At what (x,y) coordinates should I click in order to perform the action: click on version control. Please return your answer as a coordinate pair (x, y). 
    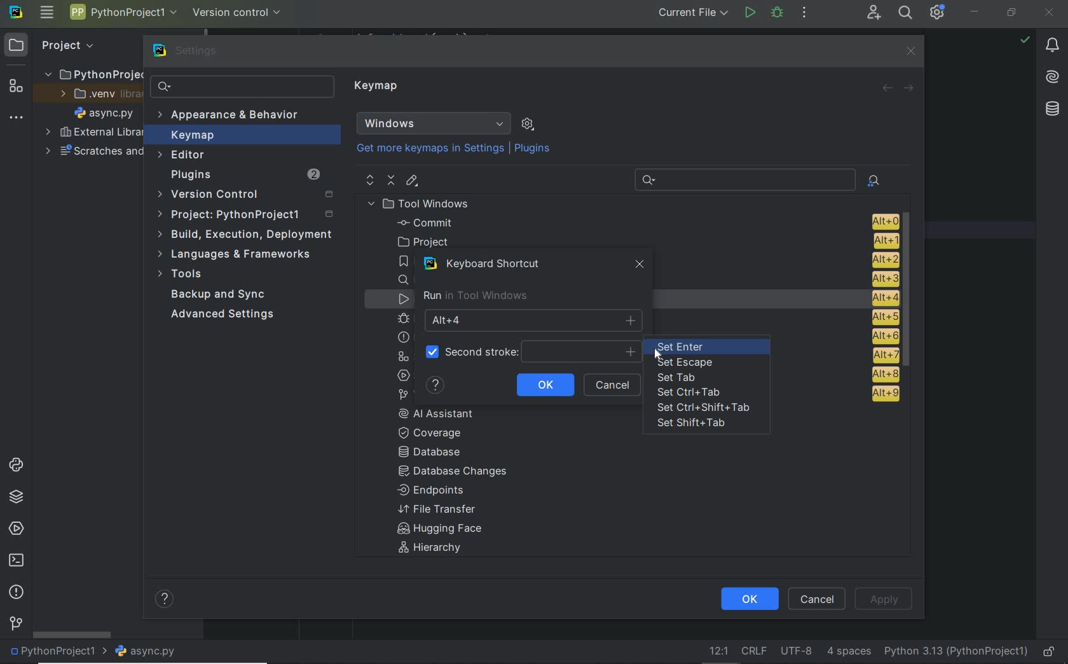
    Looking at the image, I should click on (16, 625).